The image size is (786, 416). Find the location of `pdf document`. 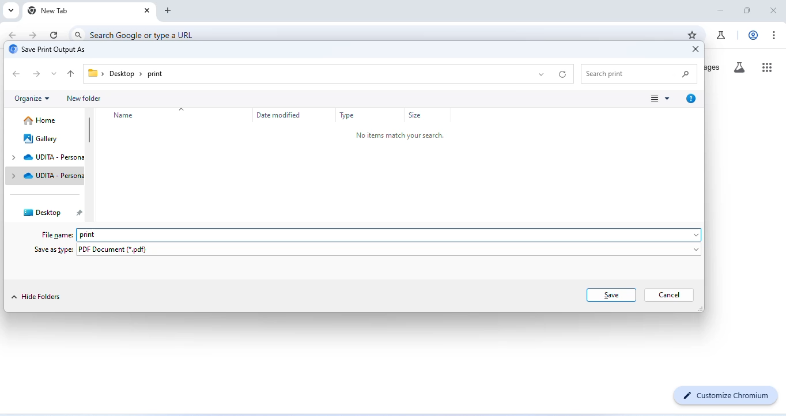

pdf document is located at coordinates (391, 251).